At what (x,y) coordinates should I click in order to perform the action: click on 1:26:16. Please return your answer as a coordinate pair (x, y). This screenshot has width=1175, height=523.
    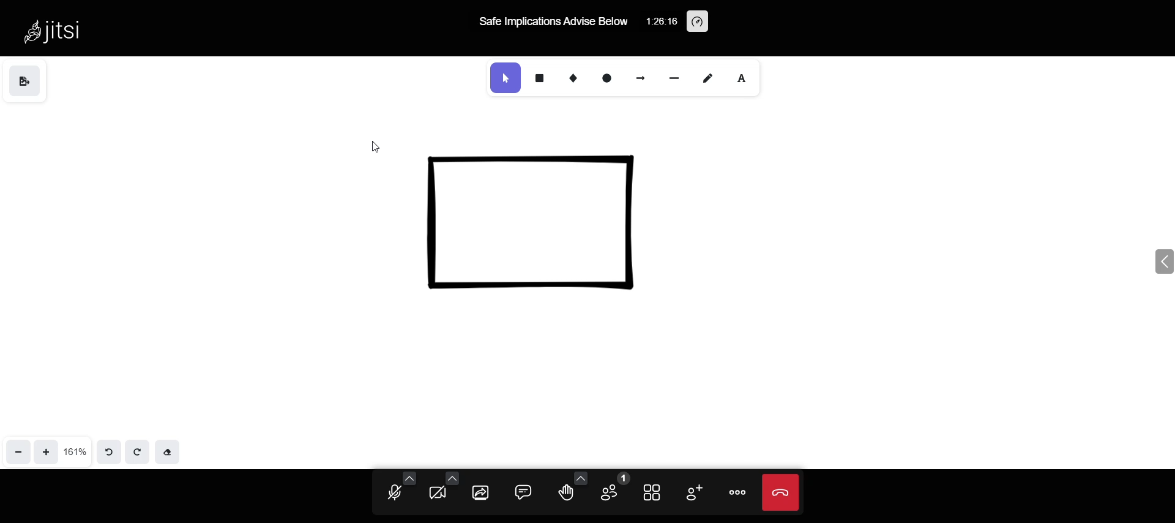
    Looking at the image, I should click on (662, 24).